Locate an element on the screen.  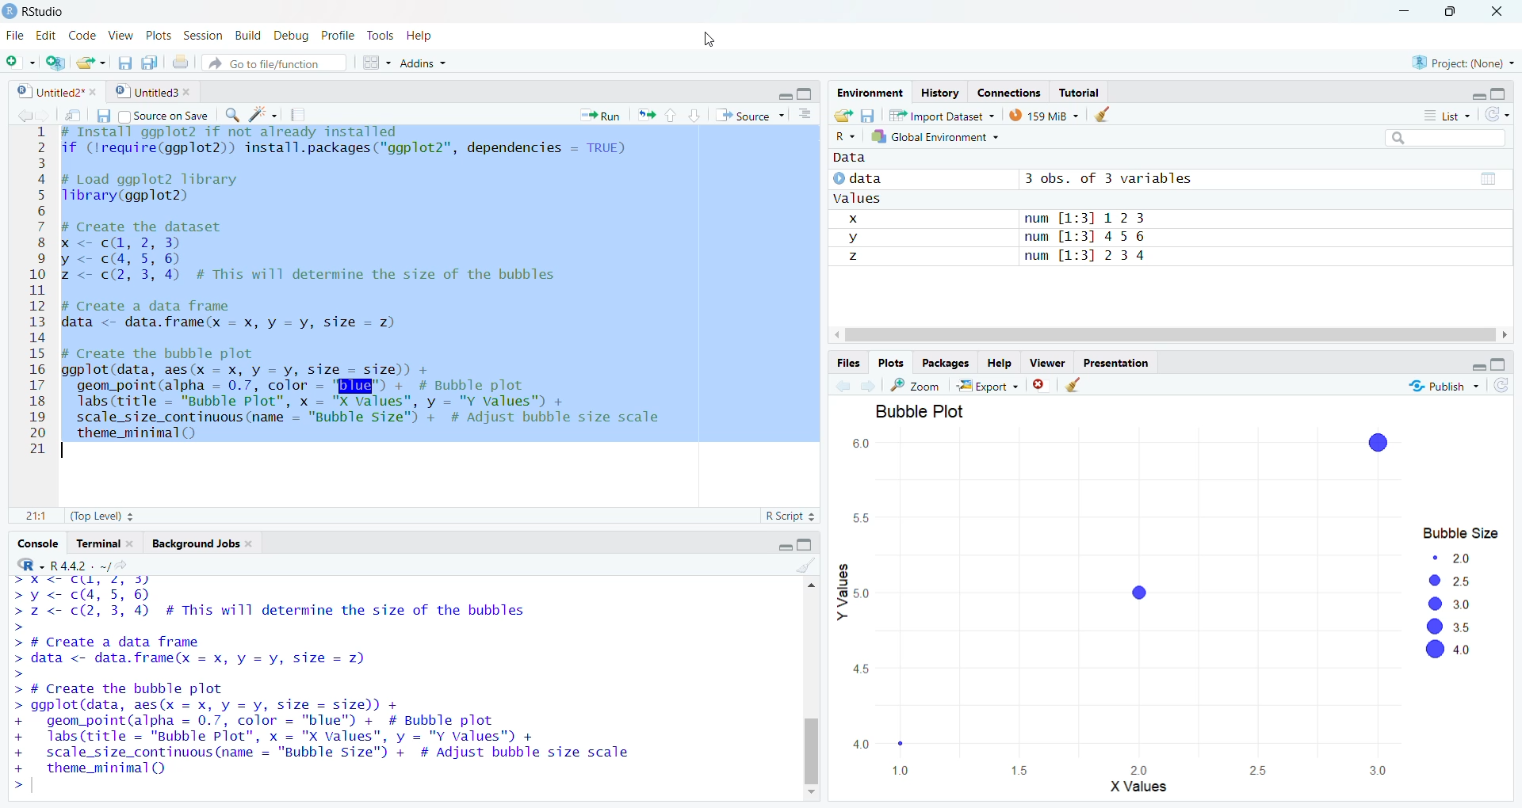
Maximise/minimise is located at coordinates (784, 543).